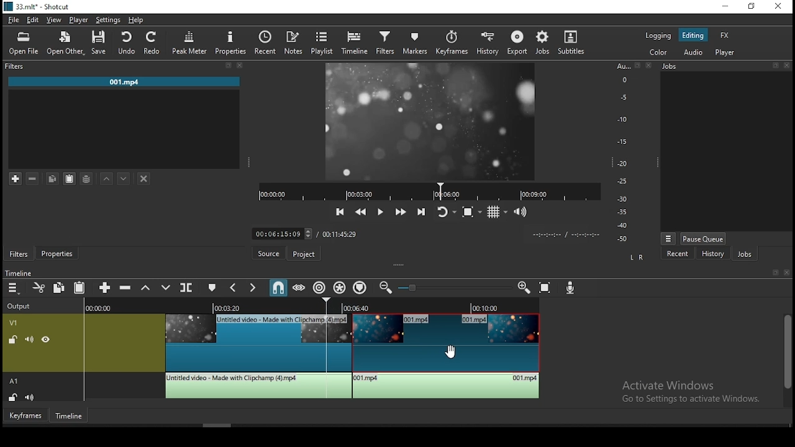 The width and height of the screenshot is (795, 447). What do you see at coordinates (27, 340) in the screenshot?
I see `(un)mute` at bounding box center [27, 340].